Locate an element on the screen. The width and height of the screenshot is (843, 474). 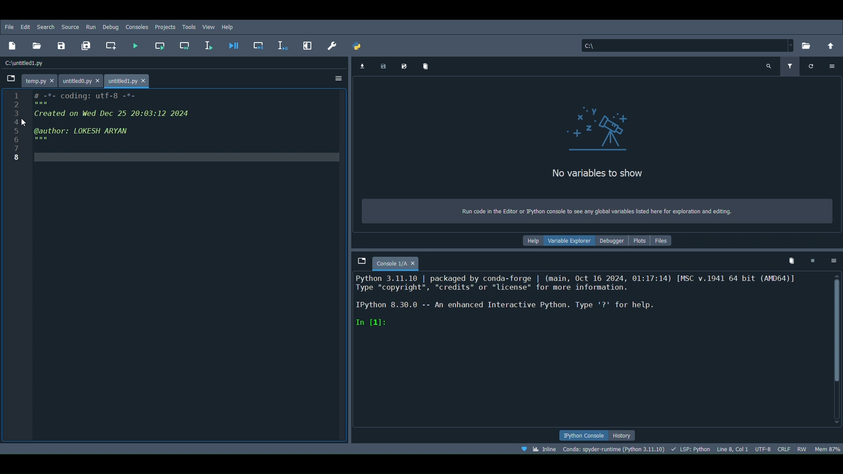
Encoding is located at coordinates (764, 447).